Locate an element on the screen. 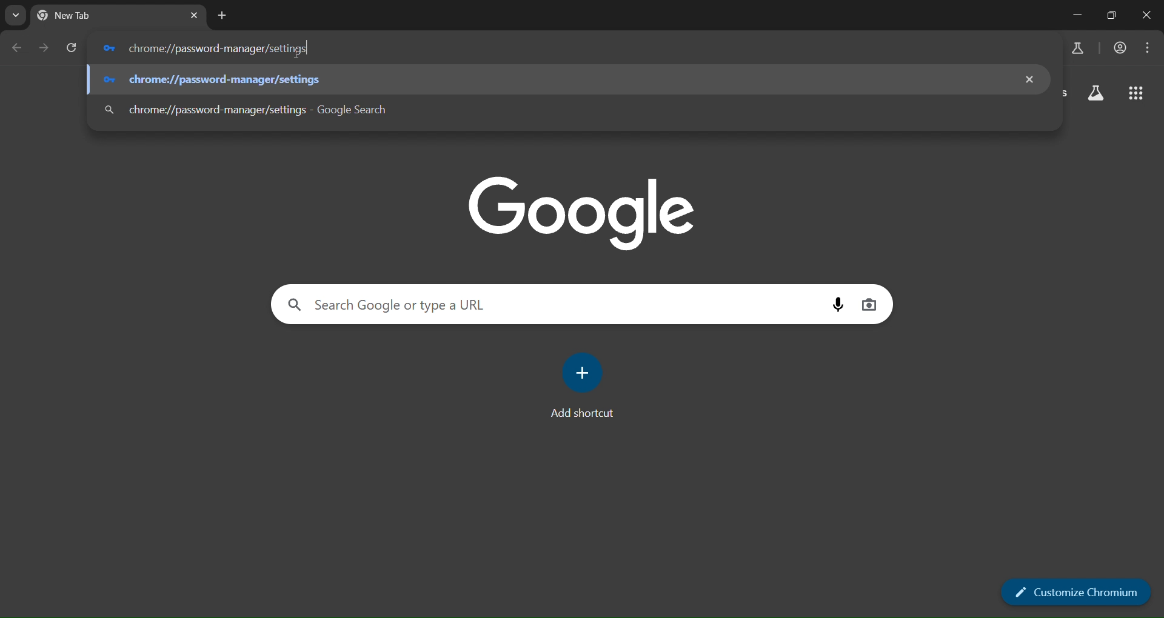 The height and width of the screenshot is (618, 1164). image search is located at coordinates (869, 306).